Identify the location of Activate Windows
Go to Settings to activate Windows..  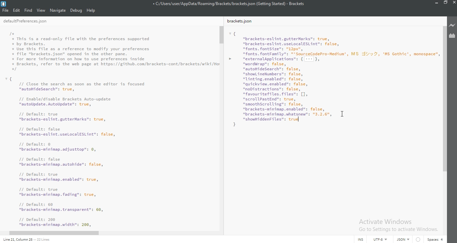
(398, 225).